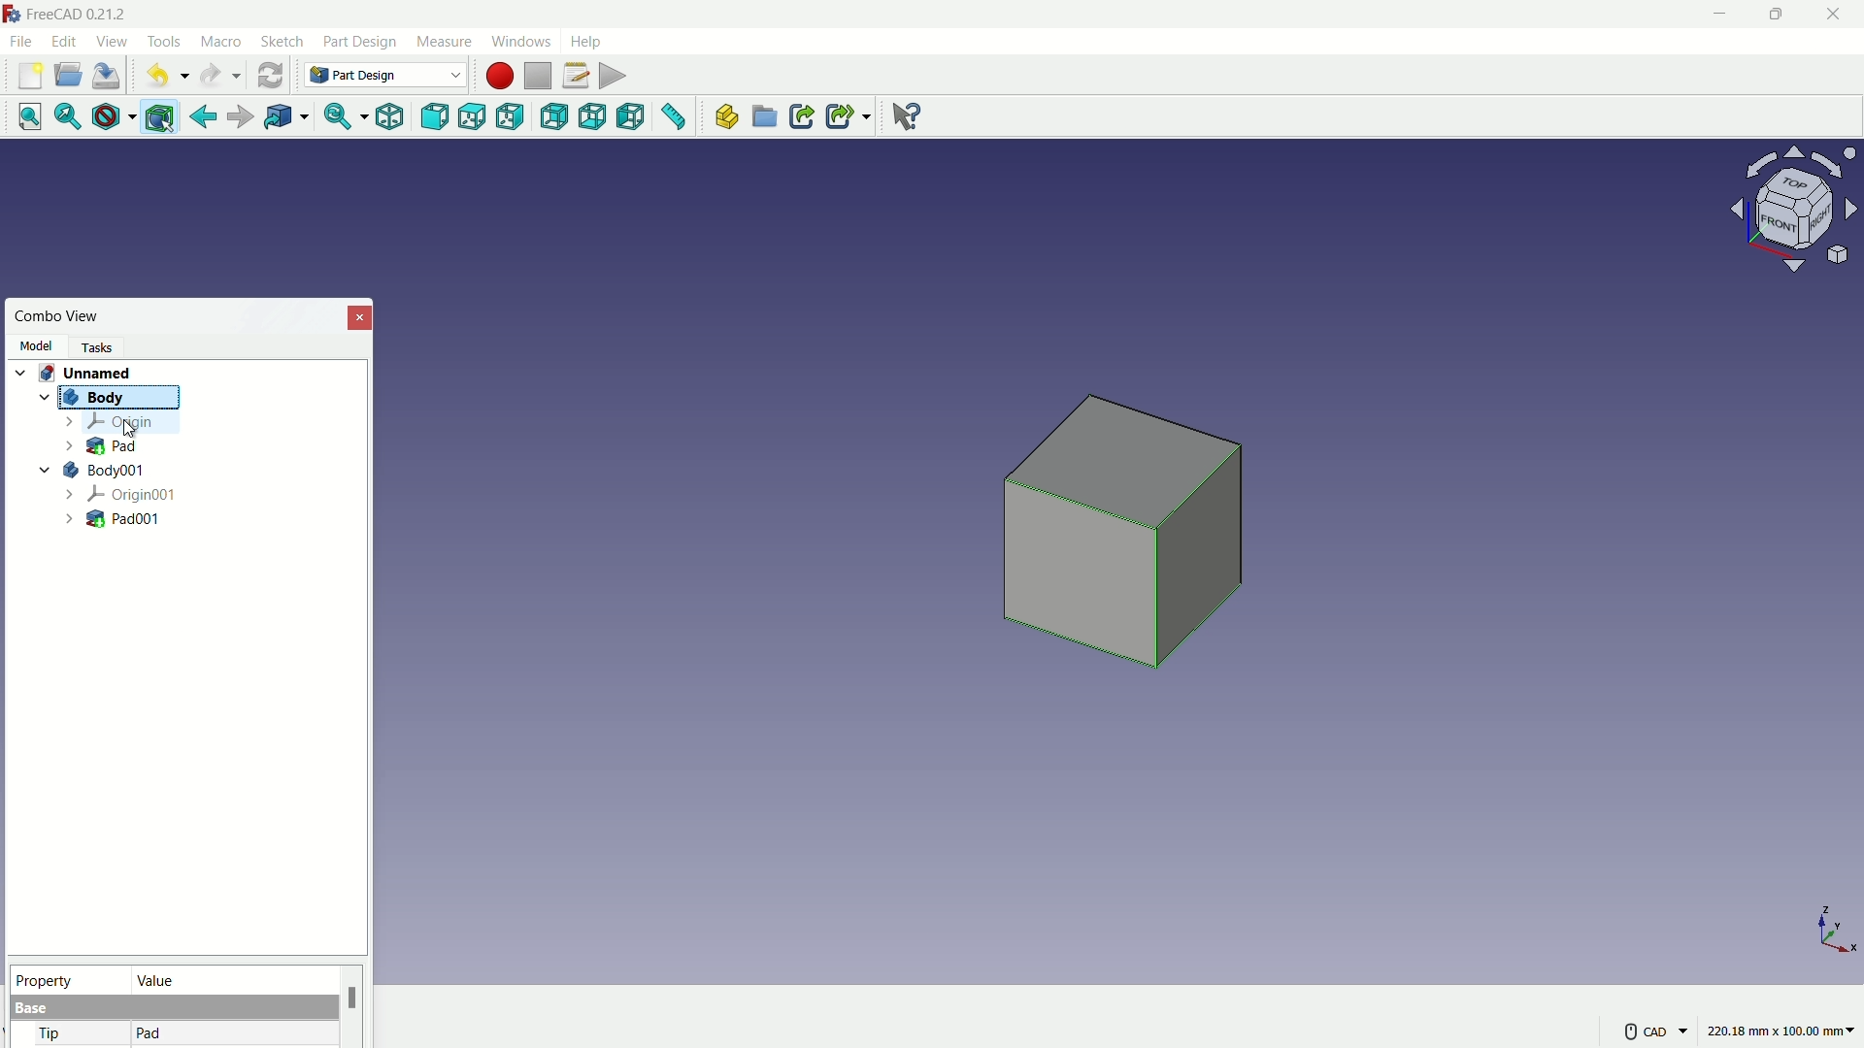 The width and height of the screenshot is (1864, 1048). Describe the element at coordinates (30, 76) in the screenshot. I see `new file` at that location.